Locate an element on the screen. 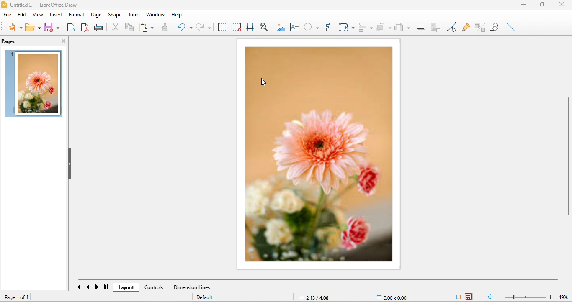 This screenshot has width=572, height=302. font work text is located at coordinates (327, 27).